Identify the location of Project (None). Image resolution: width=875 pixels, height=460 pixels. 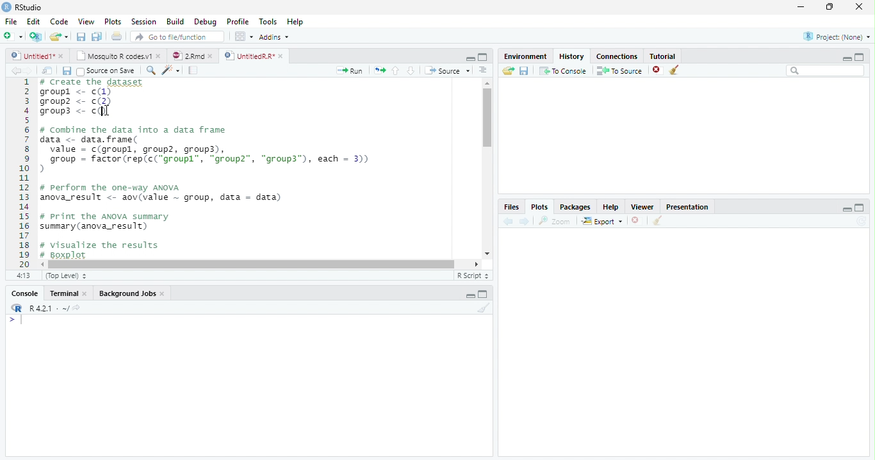
(836, 37).